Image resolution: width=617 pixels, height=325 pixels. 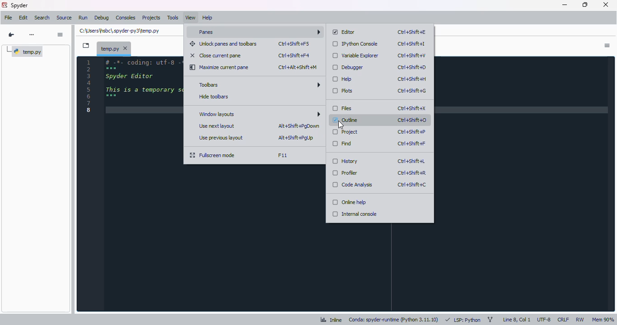 What do you see at coordinates (356, 56) in the screenshot?
I see `variable explorer` at bounding box center [356, 56].